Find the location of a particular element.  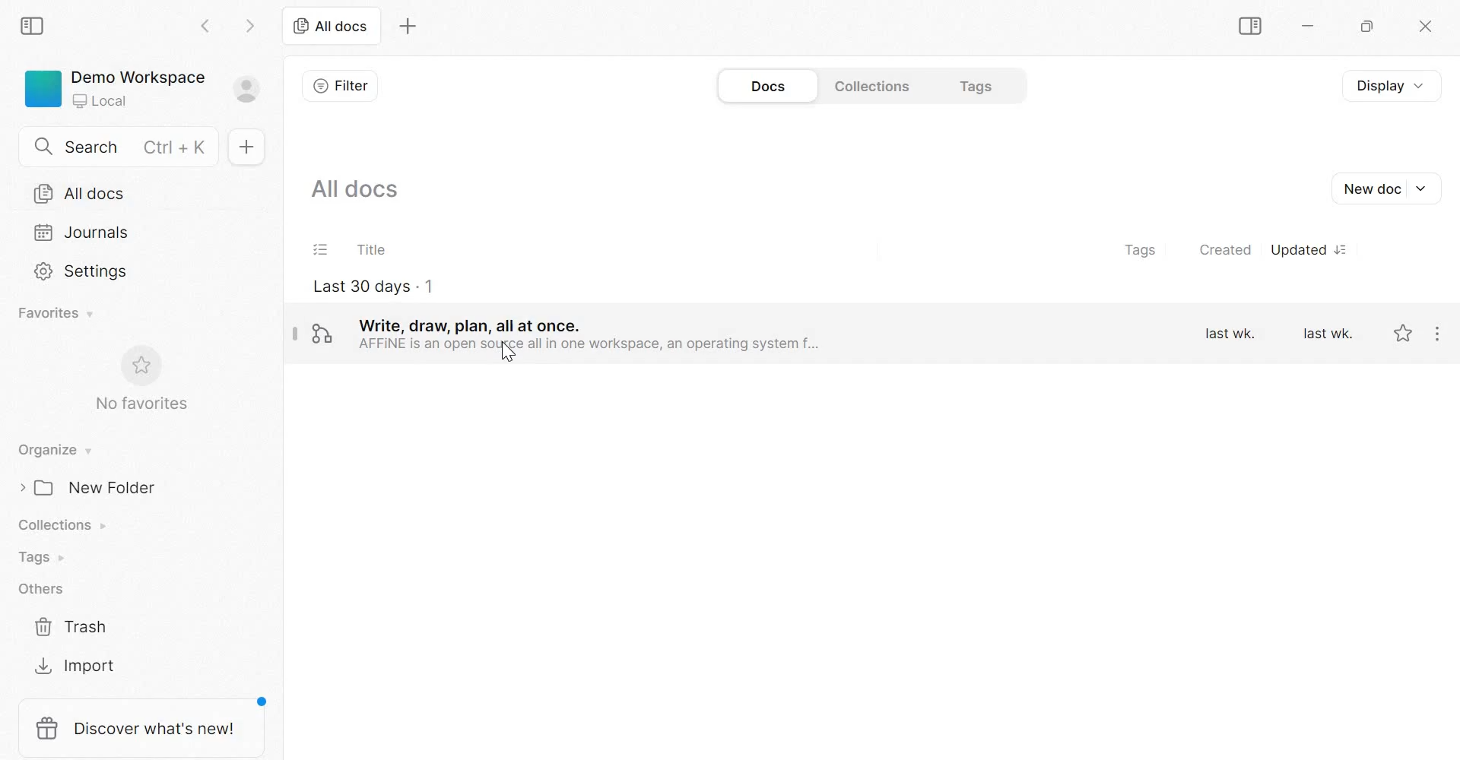

Last 30 days . 1 is located at coordinates (370, 288).